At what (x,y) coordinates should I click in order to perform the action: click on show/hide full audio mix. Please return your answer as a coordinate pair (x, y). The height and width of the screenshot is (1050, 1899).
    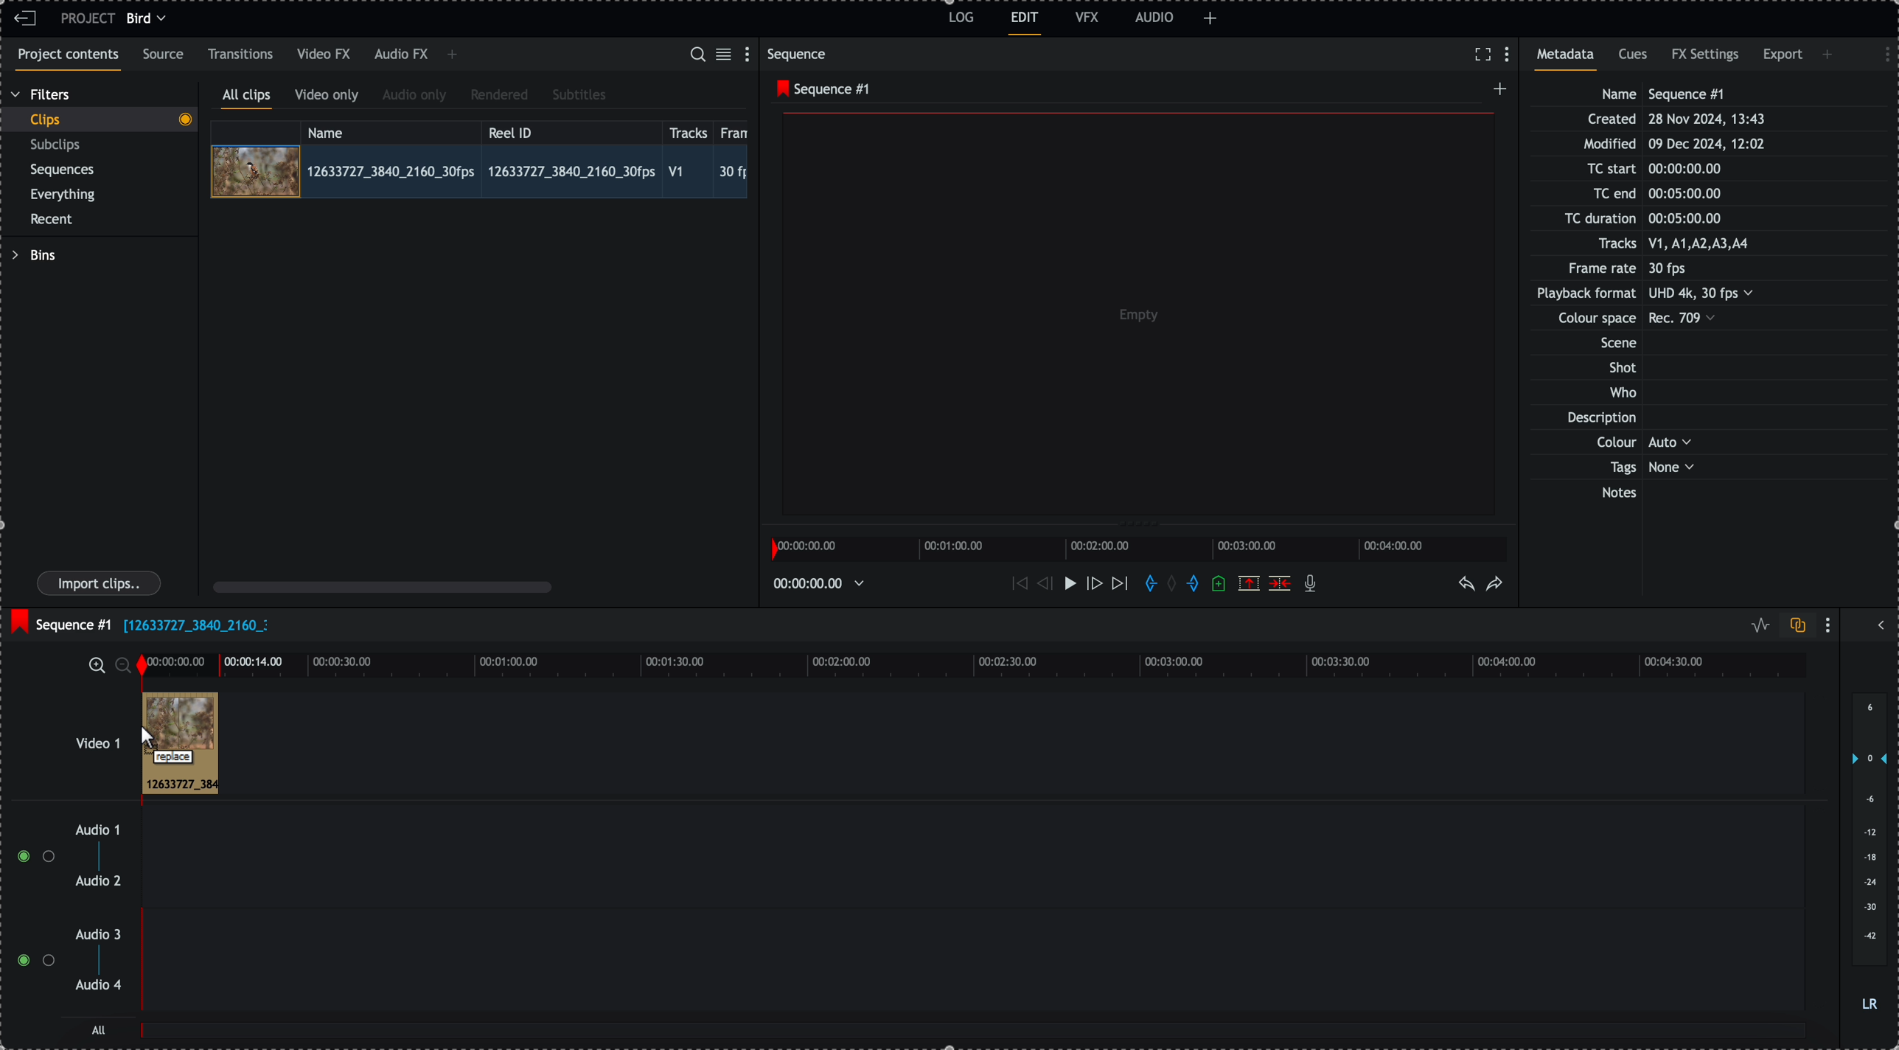
    Looking at the image, I should click on (1879, 623).